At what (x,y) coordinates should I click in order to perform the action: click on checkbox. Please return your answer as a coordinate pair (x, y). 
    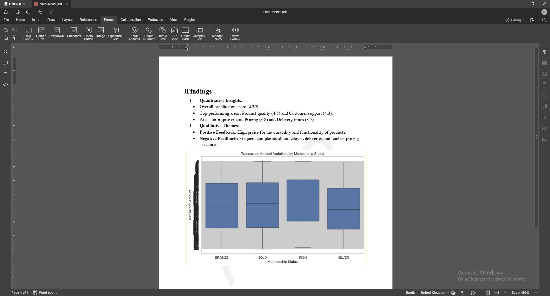
    Looking at the image, I should click on (74, 33).